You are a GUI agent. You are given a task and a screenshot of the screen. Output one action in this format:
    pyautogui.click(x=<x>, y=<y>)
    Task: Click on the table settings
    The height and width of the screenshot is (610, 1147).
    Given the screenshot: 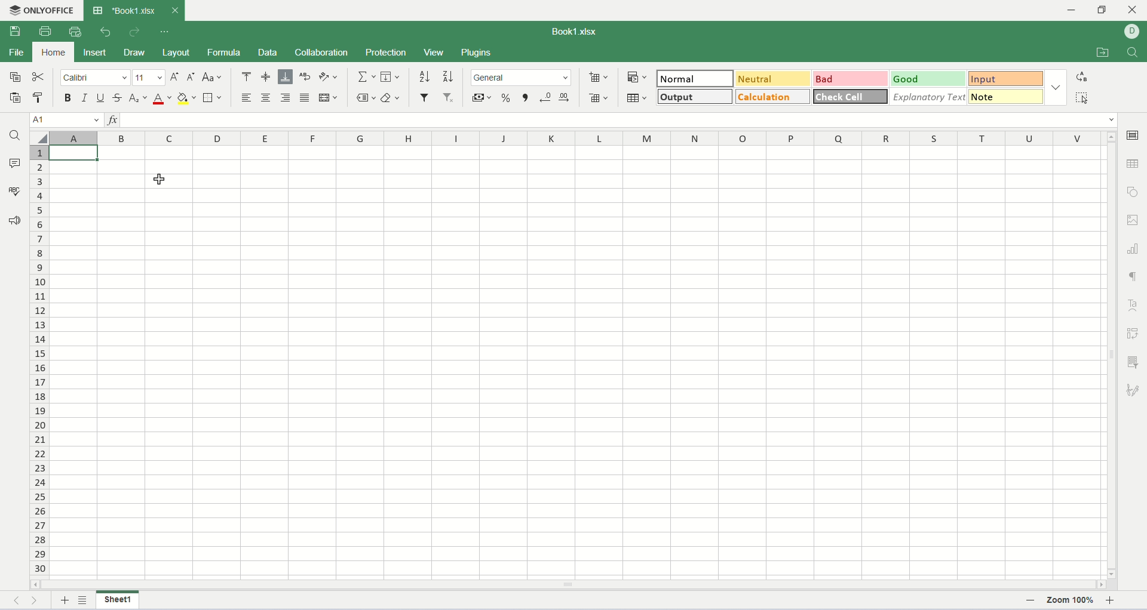 What is the action you would take?
    pyautogui.click(x=1135, y=165)
    